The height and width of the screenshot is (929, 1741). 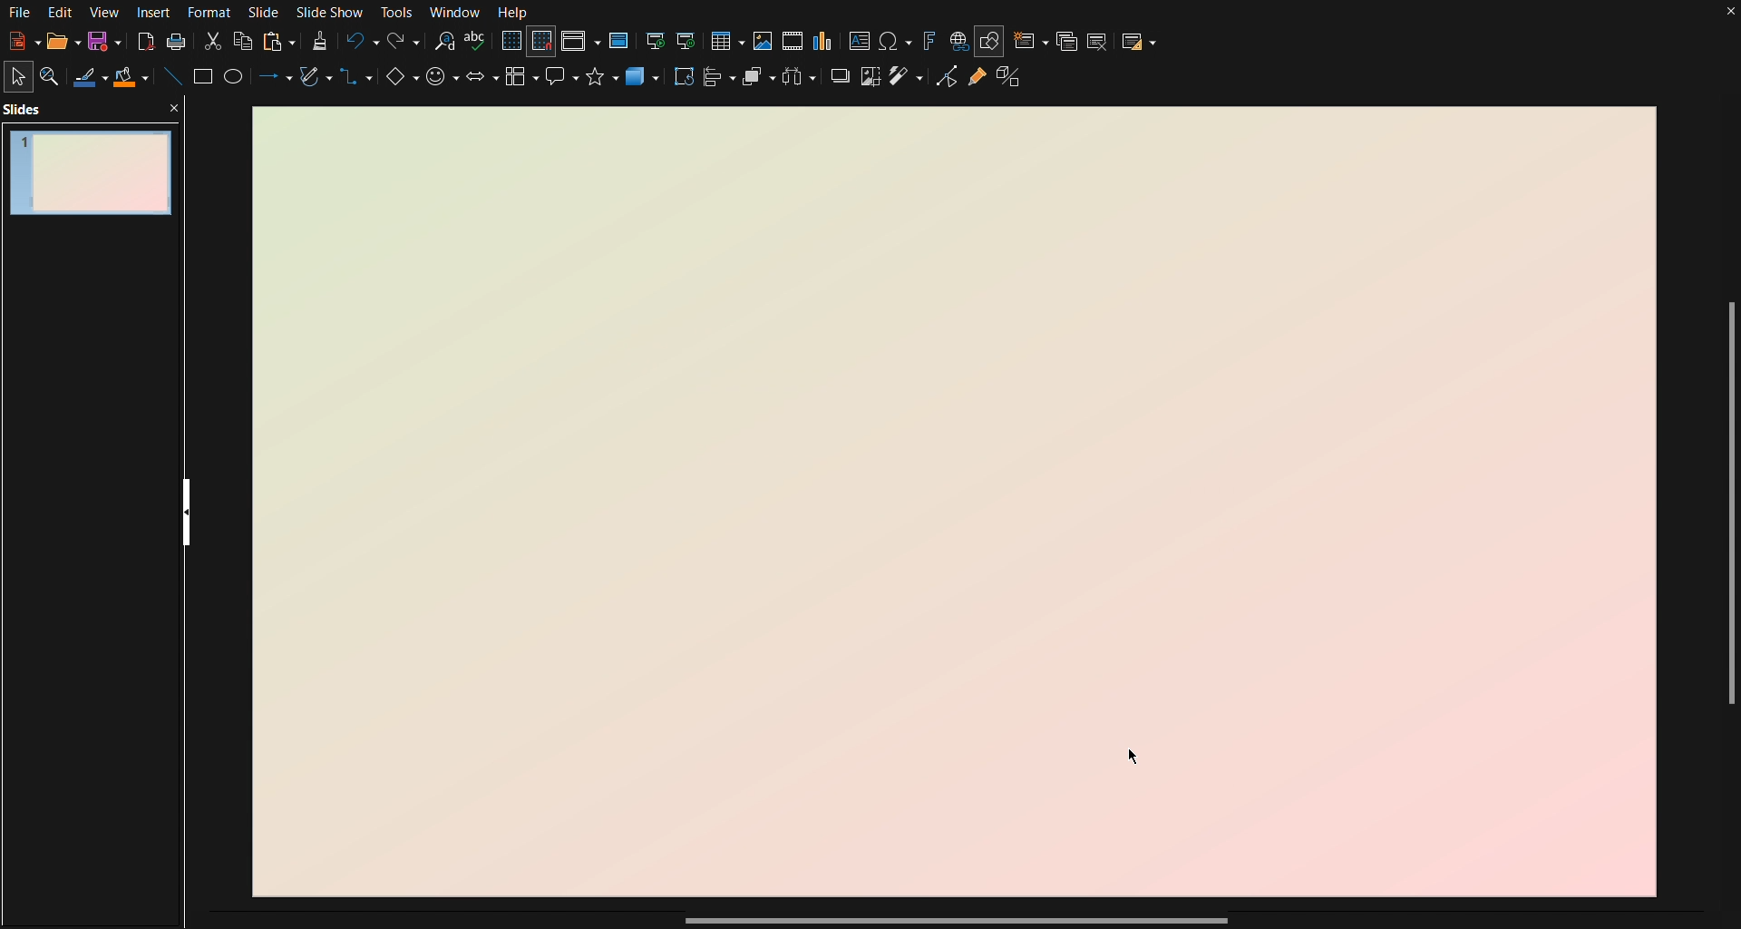 I want to click on Shadow, so click(x=839, y=83).